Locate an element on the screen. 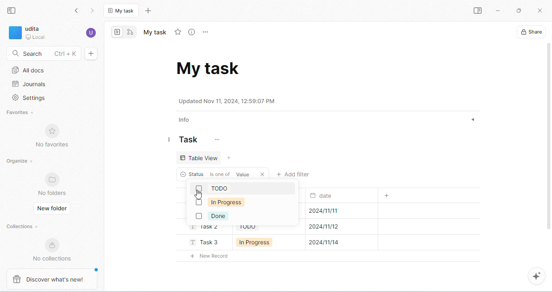 The image size is (552, 292). value is located at coordinates (243, 174).